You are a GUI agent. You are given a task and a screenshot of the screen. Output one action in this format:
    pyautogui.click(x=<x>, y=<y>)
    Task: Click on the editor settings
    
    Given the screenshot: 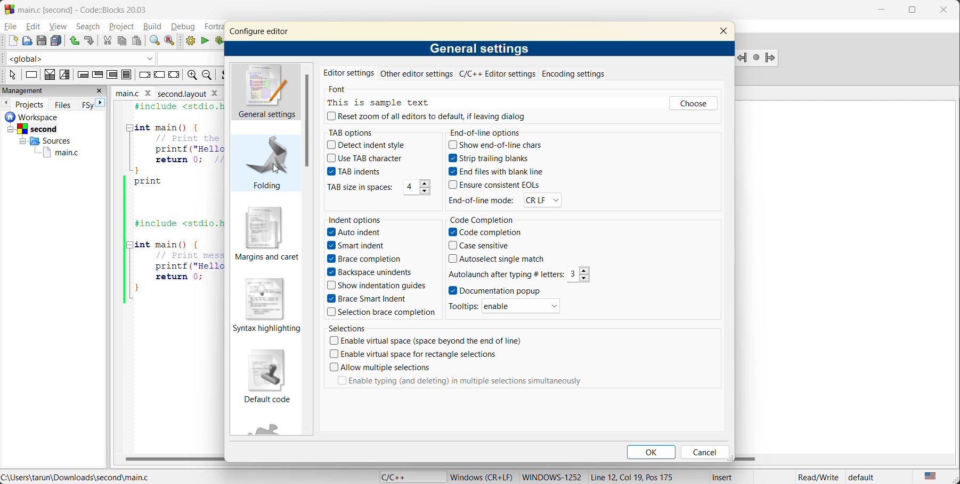 What is the action you would take?
    pyautogui.click(x=350, y=73)
    